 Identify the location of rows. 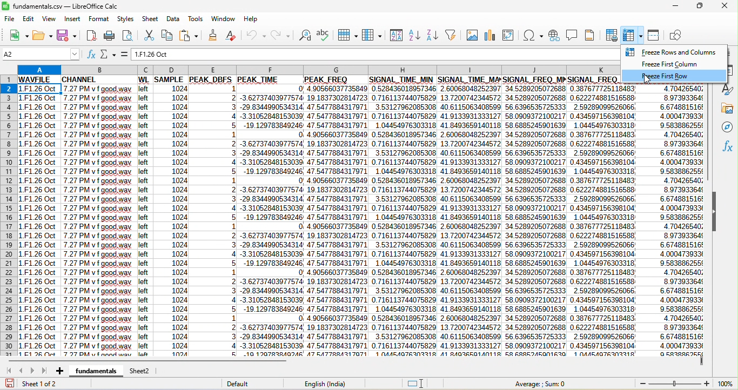
(347, 35).